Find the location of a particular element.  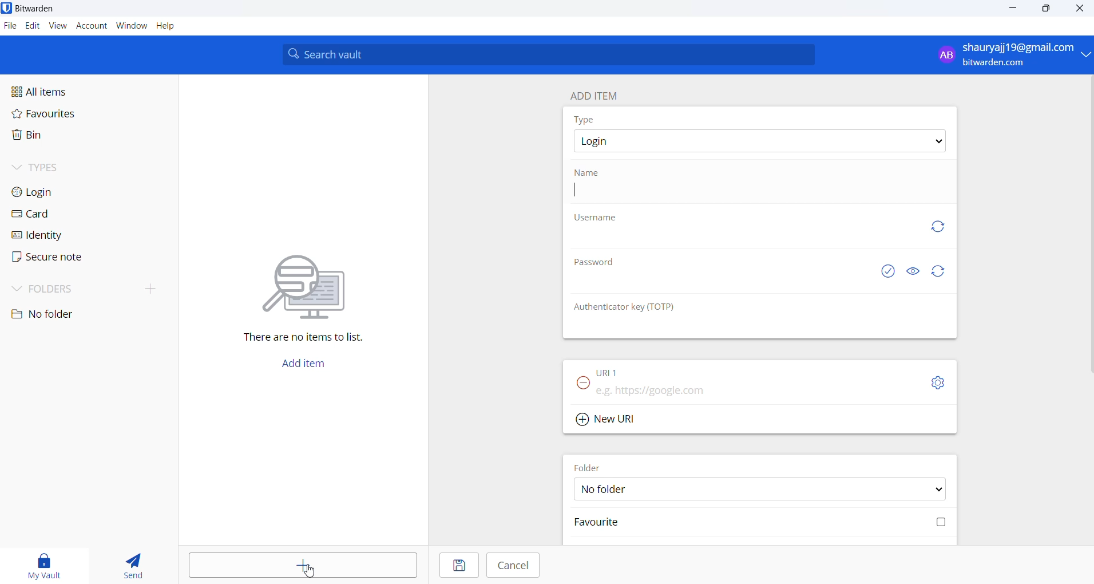

close is located at coordinates (1080, 9).